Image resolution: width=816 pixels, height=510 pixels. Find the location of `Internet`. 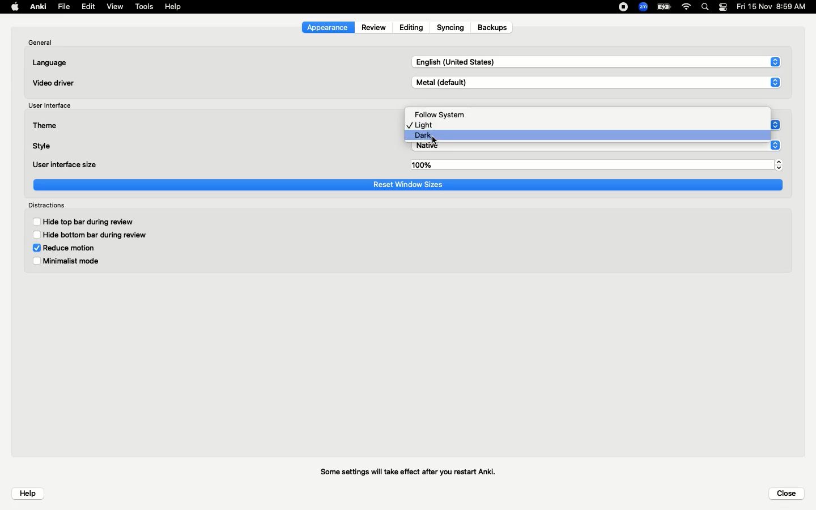

Internet is located at coordinates (688, 7).